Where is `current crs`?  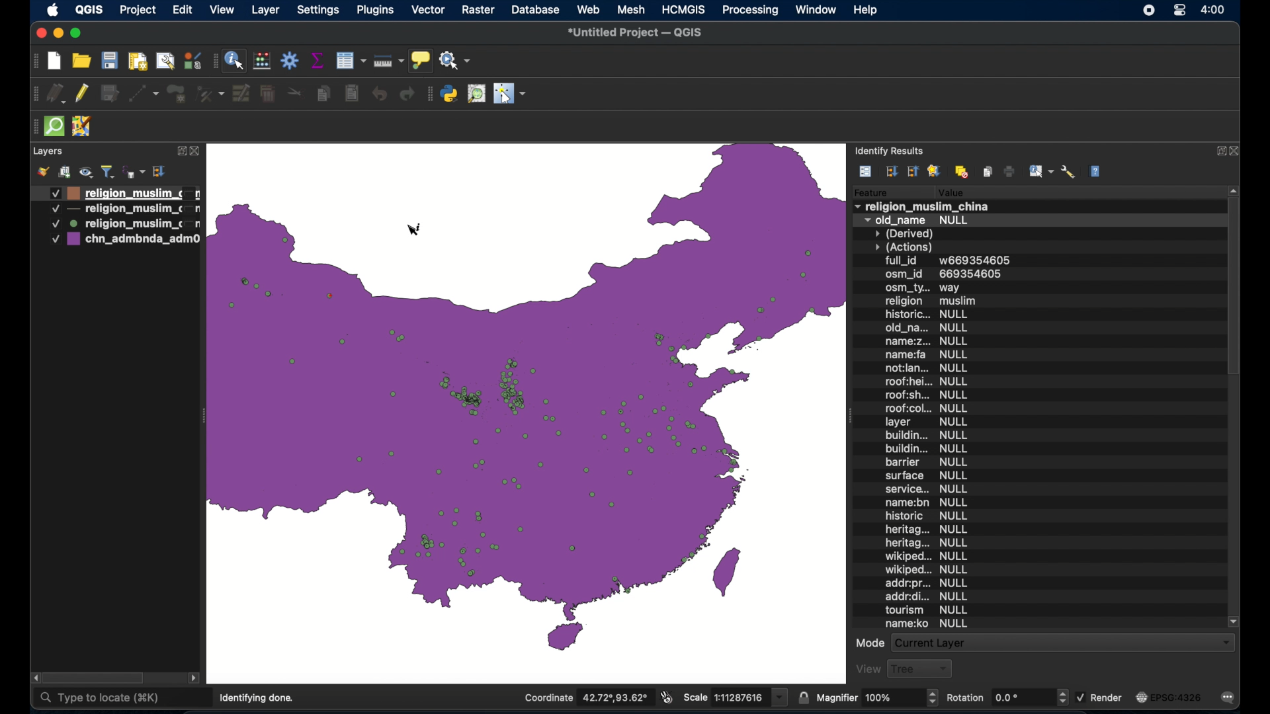 current crs is located at coordinates (1169, 697).